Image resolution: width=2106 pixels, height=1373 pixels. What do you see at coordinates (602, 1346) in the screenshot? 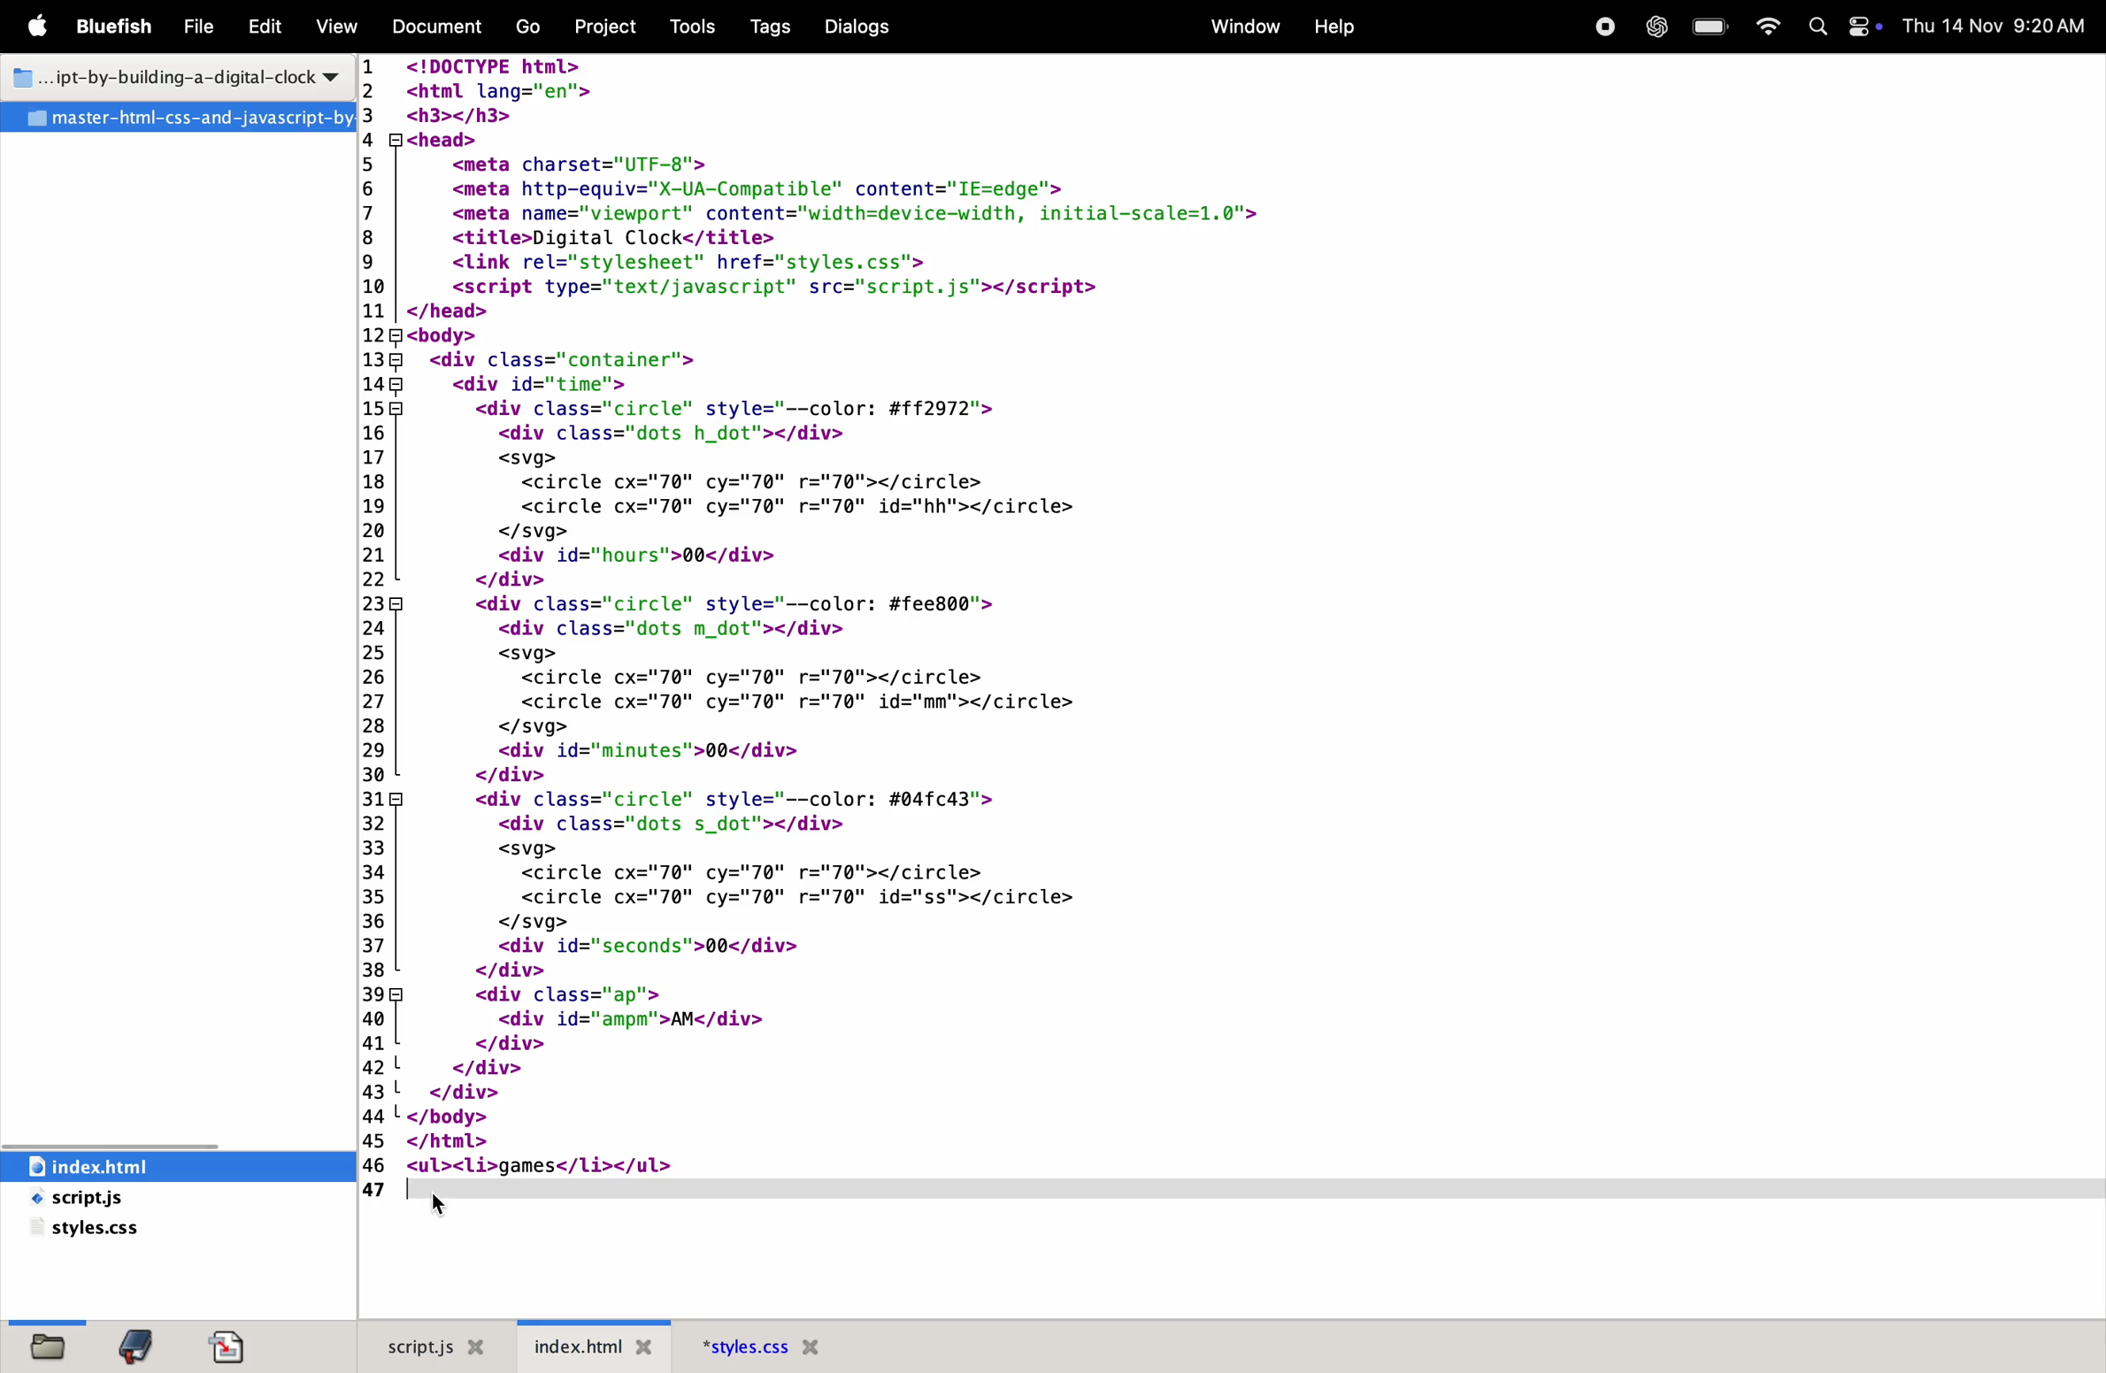
I see `index.html` at bounding box center [602, 1346].